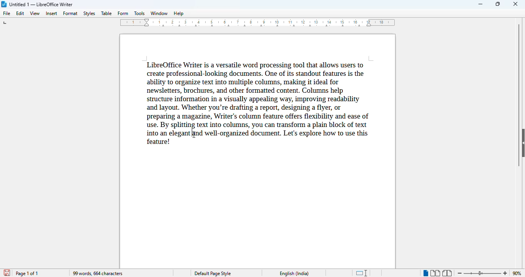 This screenshot has width=525, height=277. I want to click on vertical scroll bar, so click(519, 95).